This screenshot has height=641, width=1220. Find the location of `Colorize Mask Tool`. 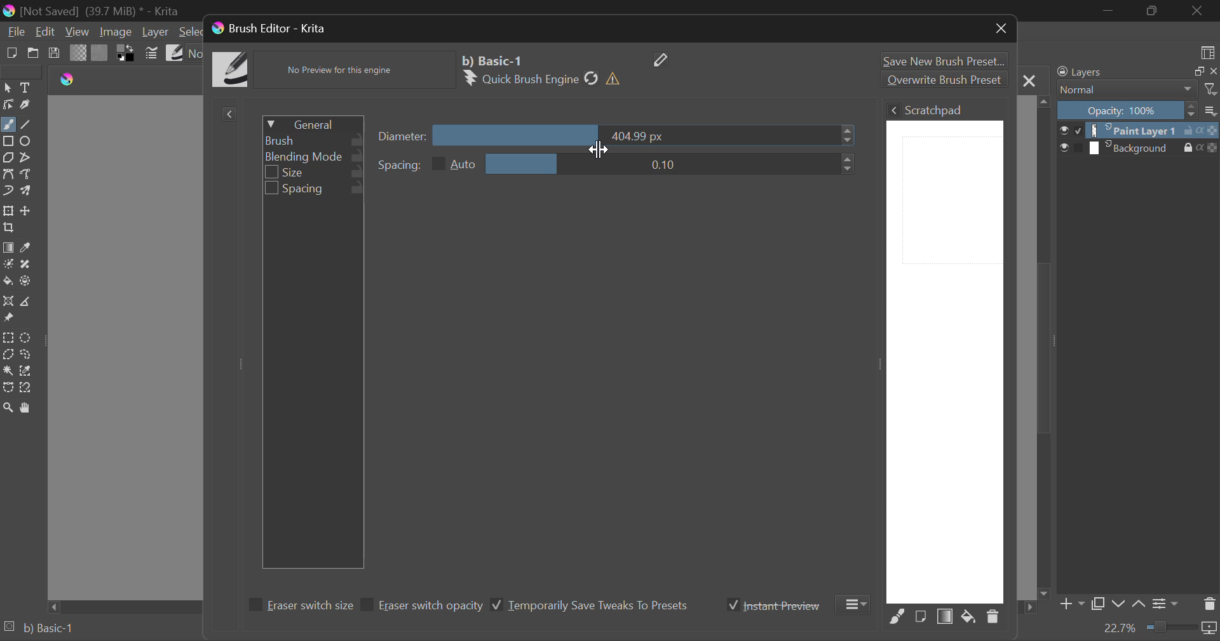

Colorize Mask Tool is located at coordinates (8, 265).